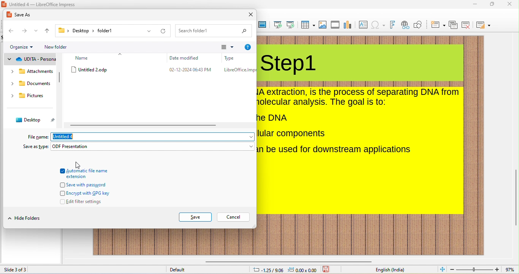 The width and height of the screenshot is (519, 274). I want to click on table, so click(307, 25).